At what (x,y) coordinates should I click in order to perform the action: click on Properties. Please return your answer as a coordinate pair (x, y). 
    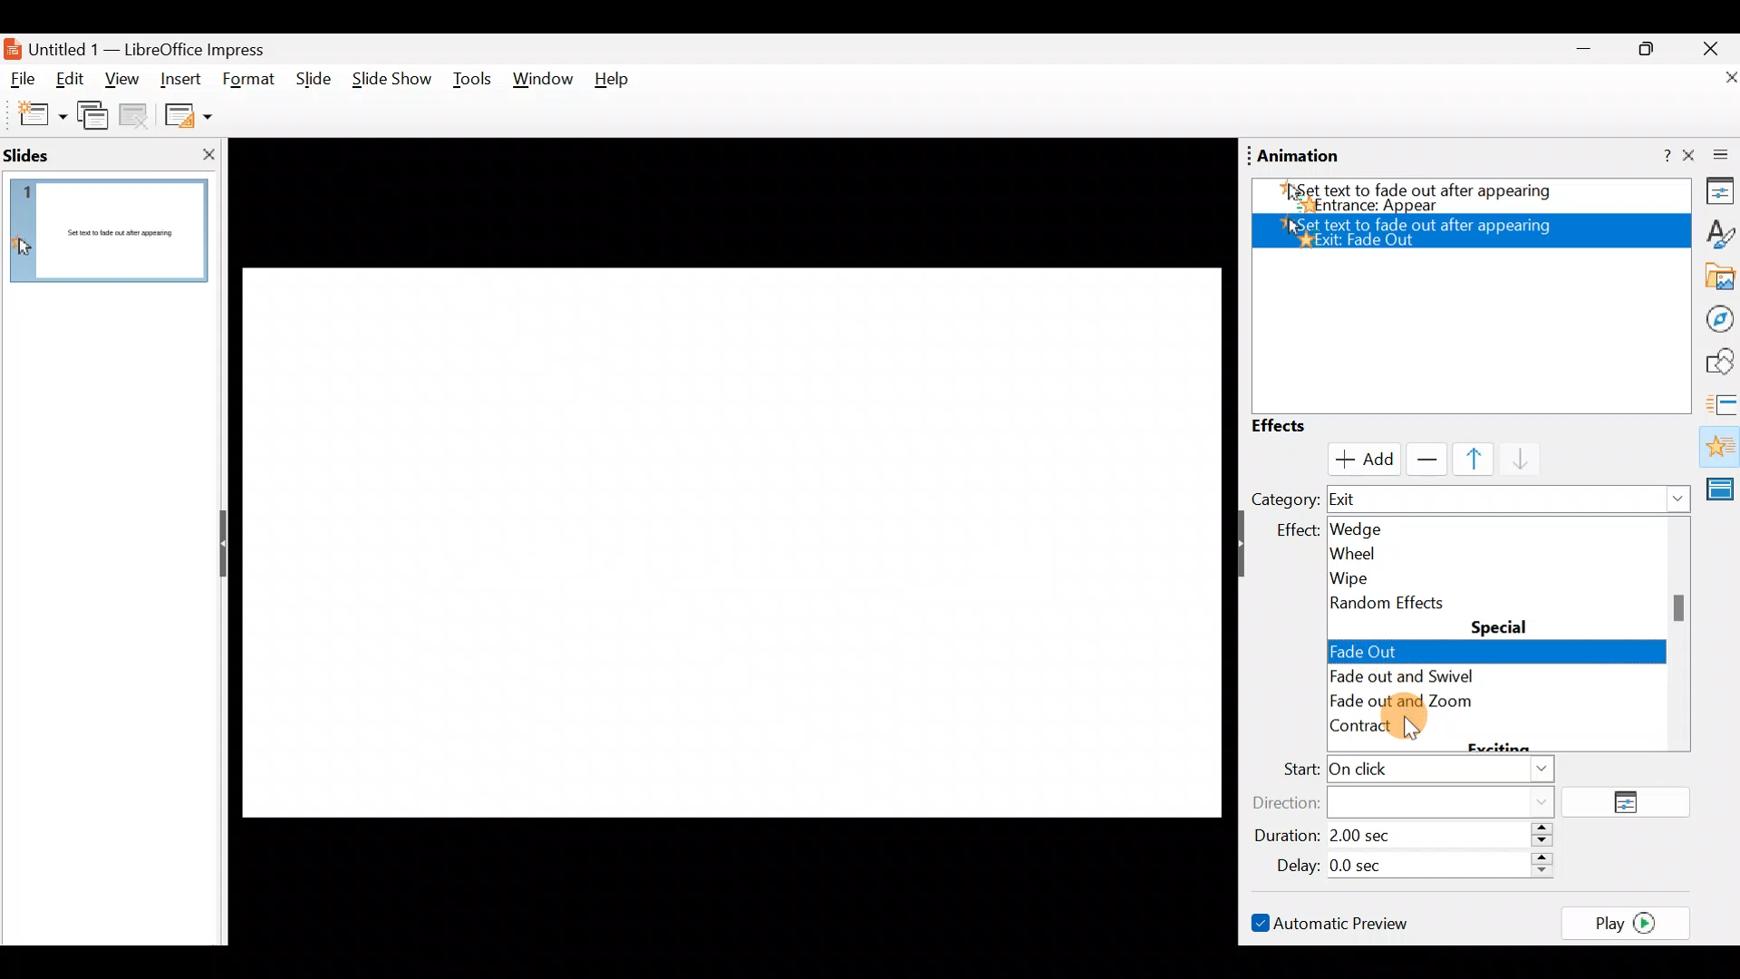
    Looking at the image, I should click on (1715, 194).